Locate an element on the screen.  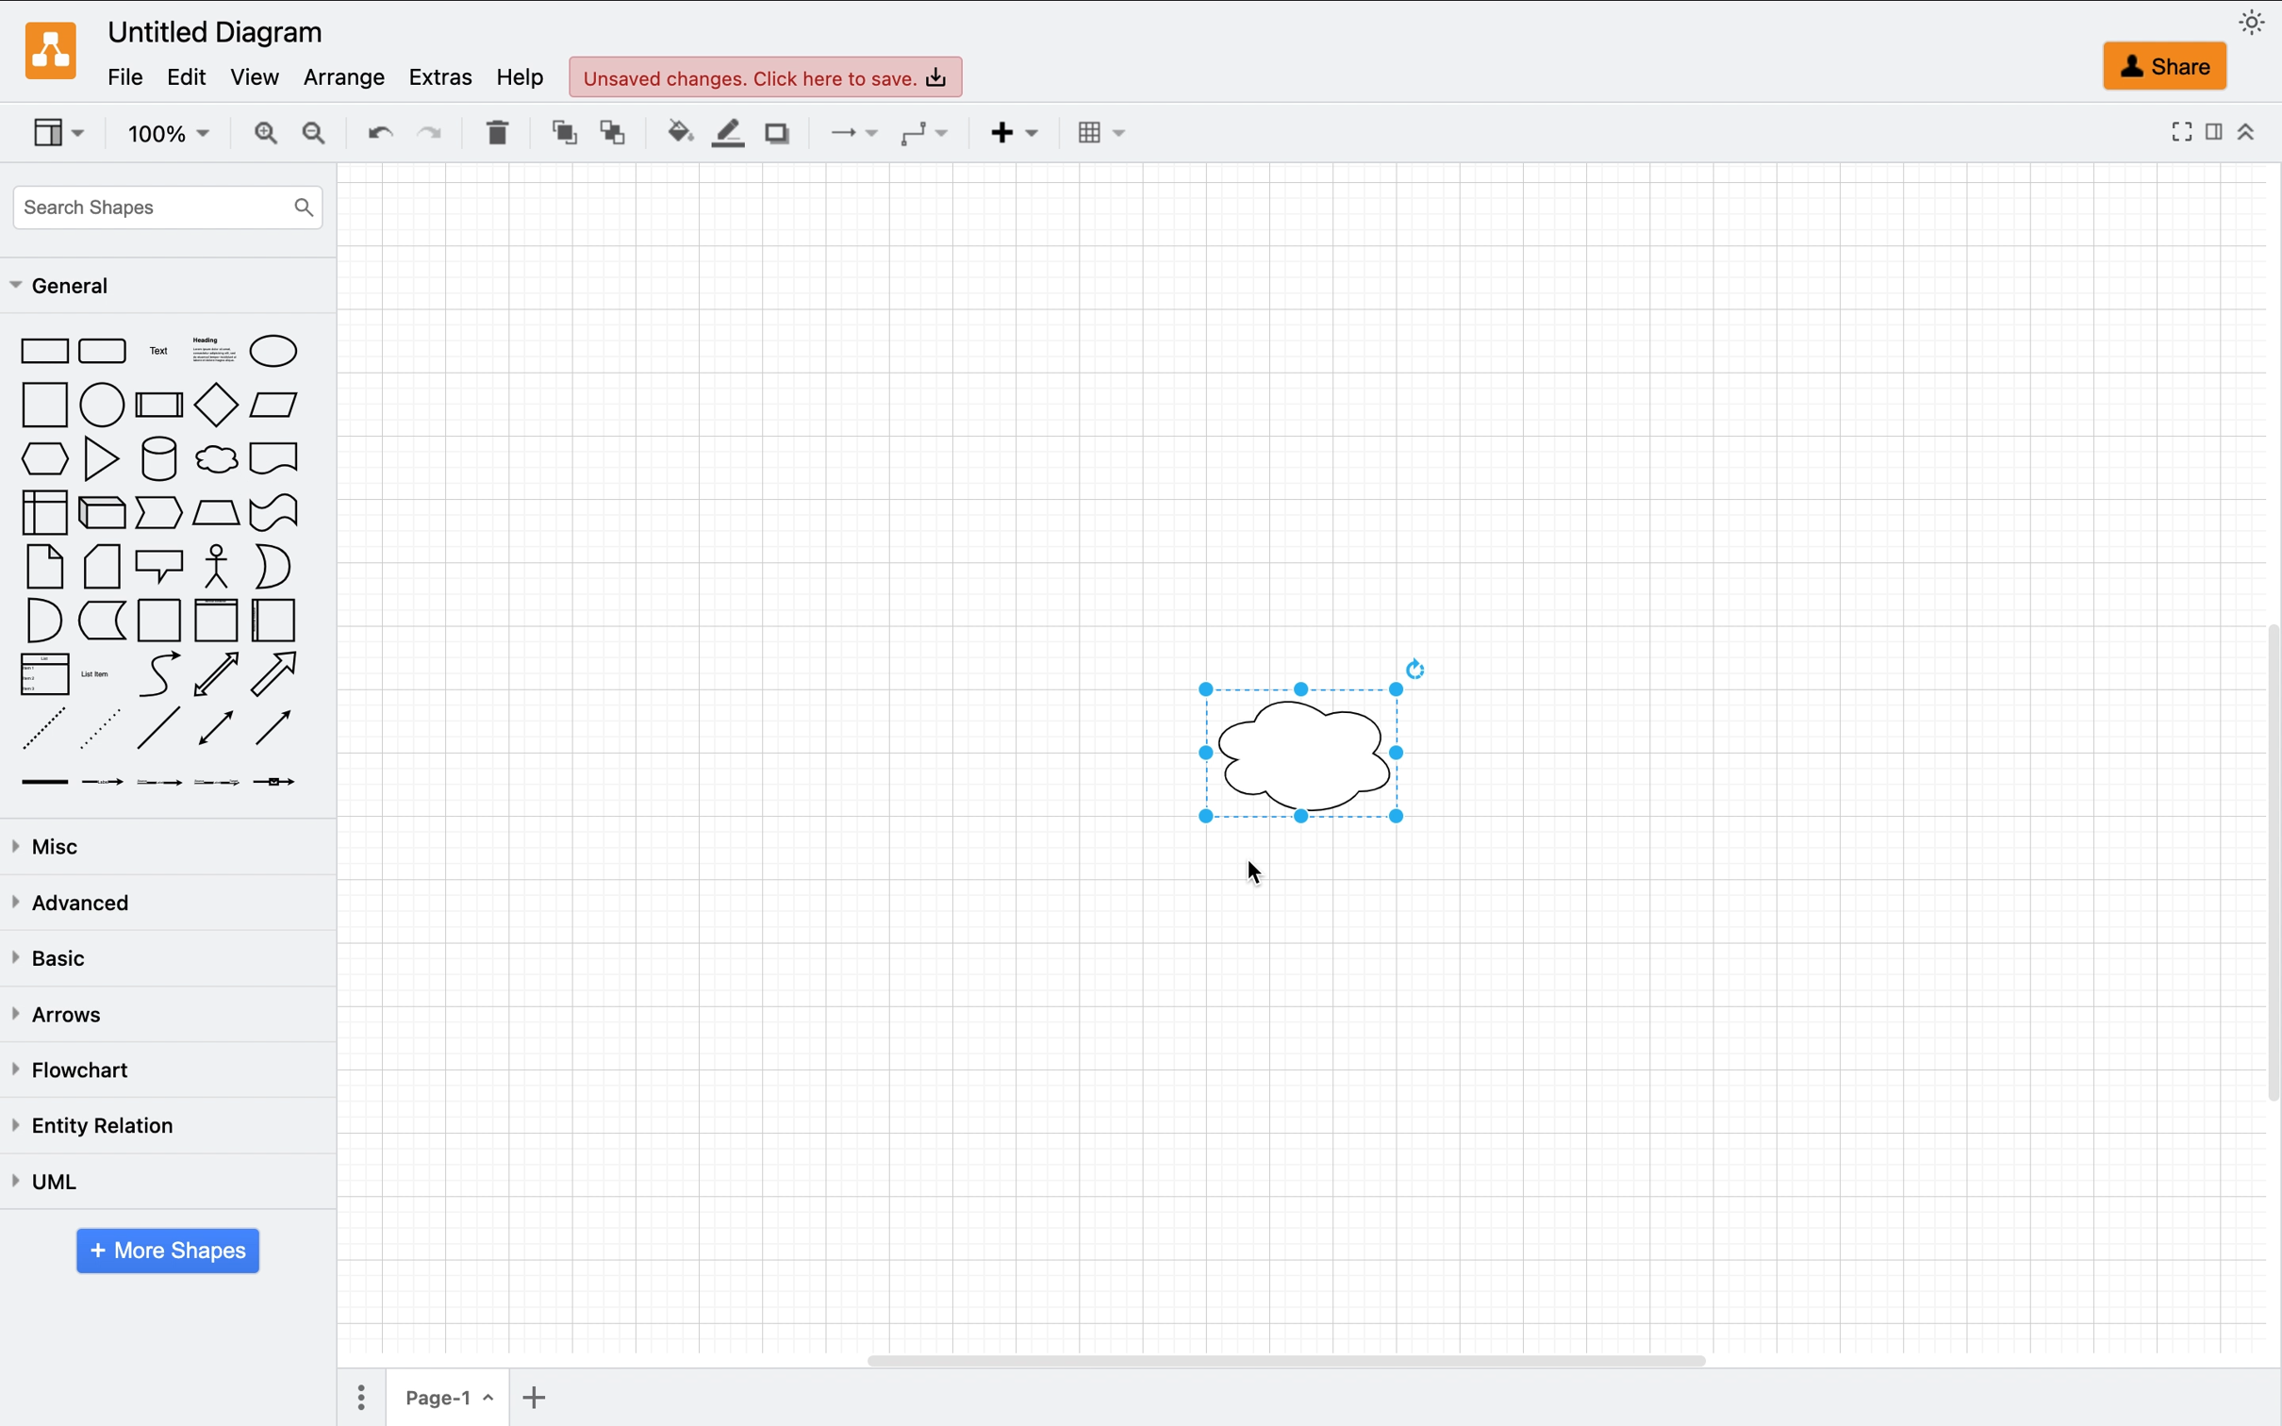
extras is located at coordinates (438, 78).